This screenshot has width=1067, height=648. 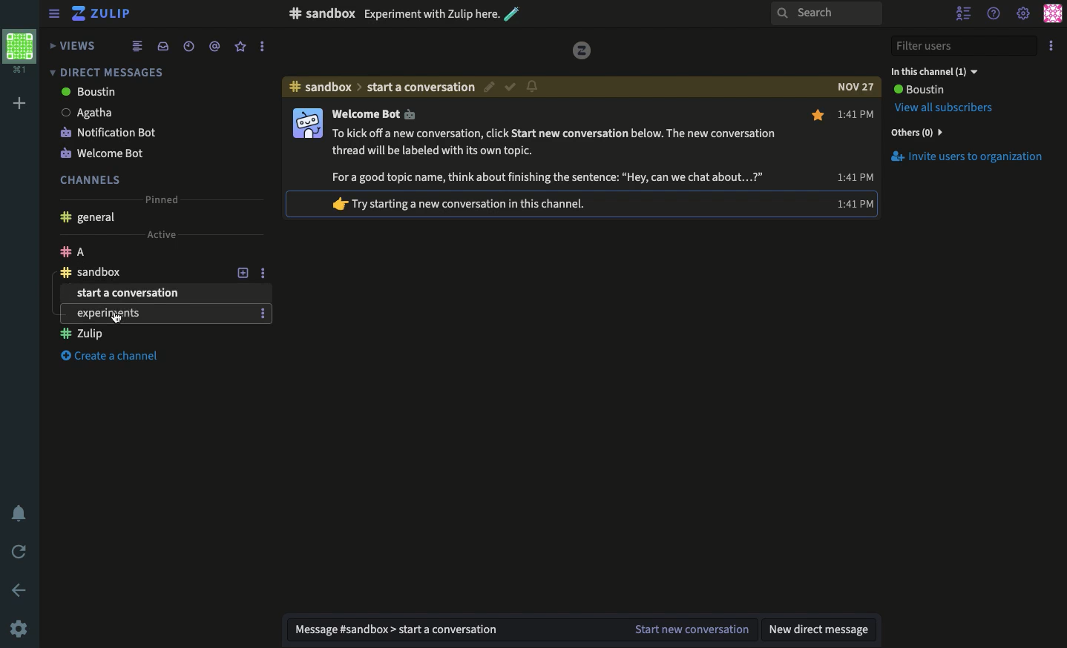 I want to click on Create a channel, so click(x=117, y=357).